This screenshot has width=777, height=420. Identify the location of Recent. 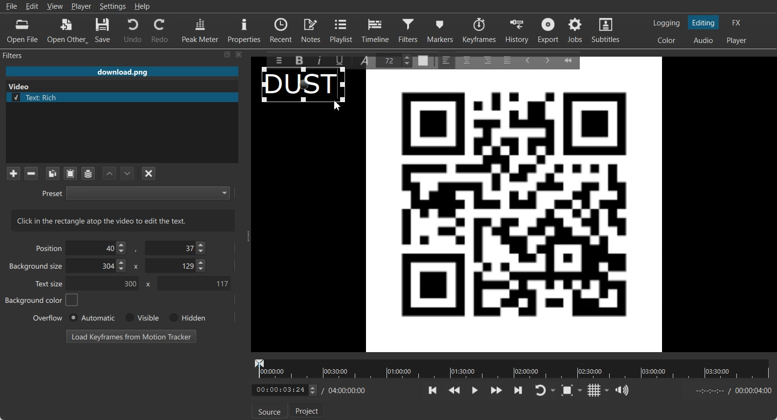
(281, 29).